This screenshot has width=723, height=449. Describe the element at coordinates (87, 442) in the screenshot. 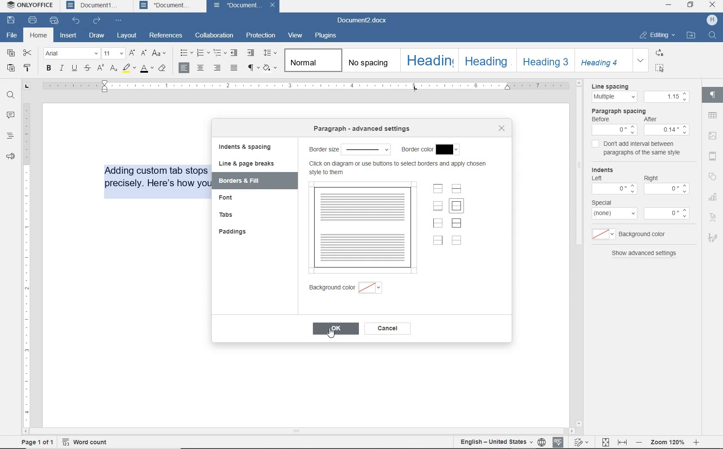

I see `Word Count` at that location.